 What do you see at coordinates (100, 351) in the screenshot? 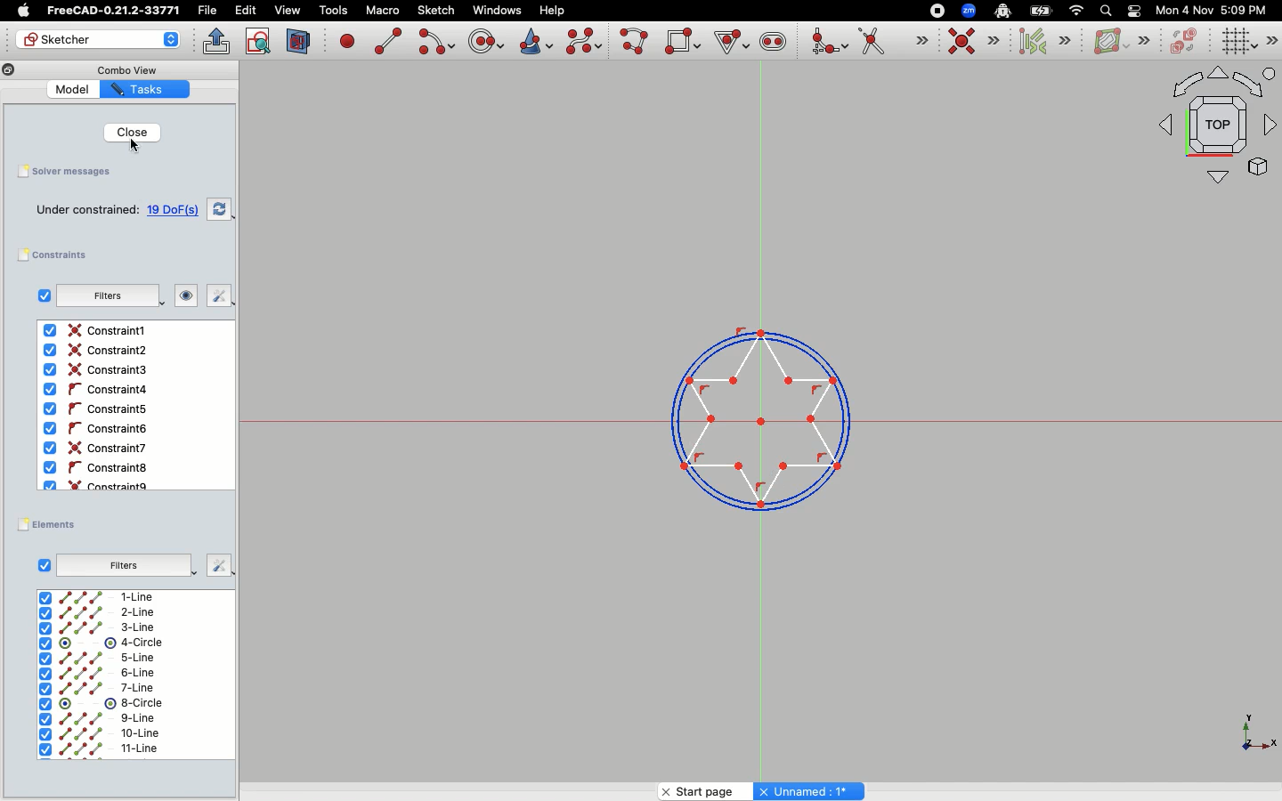
I see `Constraint2` at bounding box center [100, 351].